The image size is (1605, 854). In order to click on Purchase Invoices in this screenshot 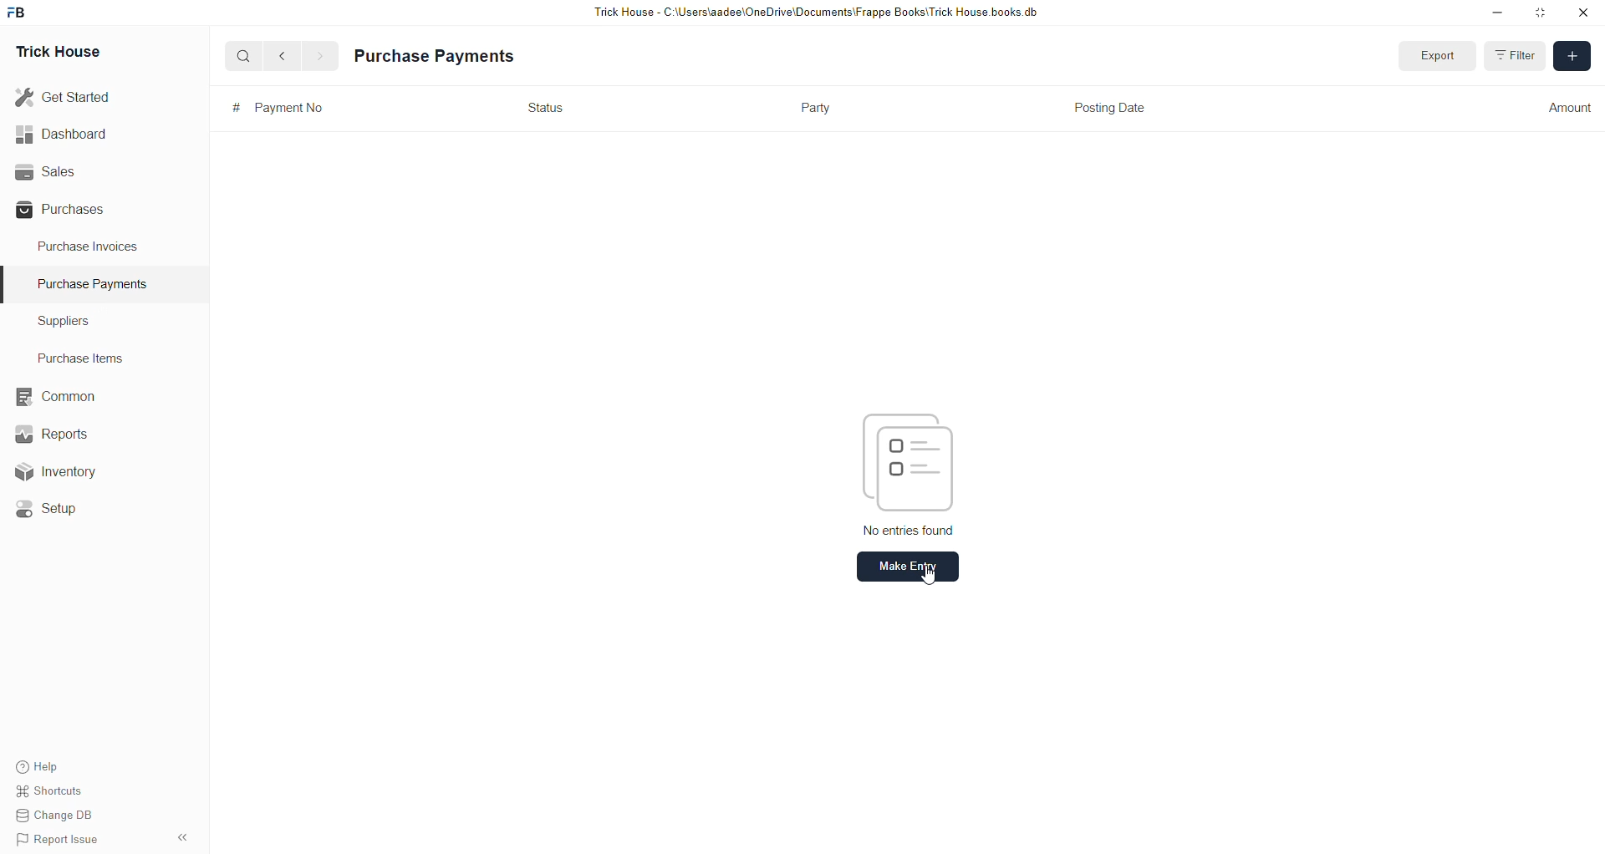, I will do `click(86, 249)`.